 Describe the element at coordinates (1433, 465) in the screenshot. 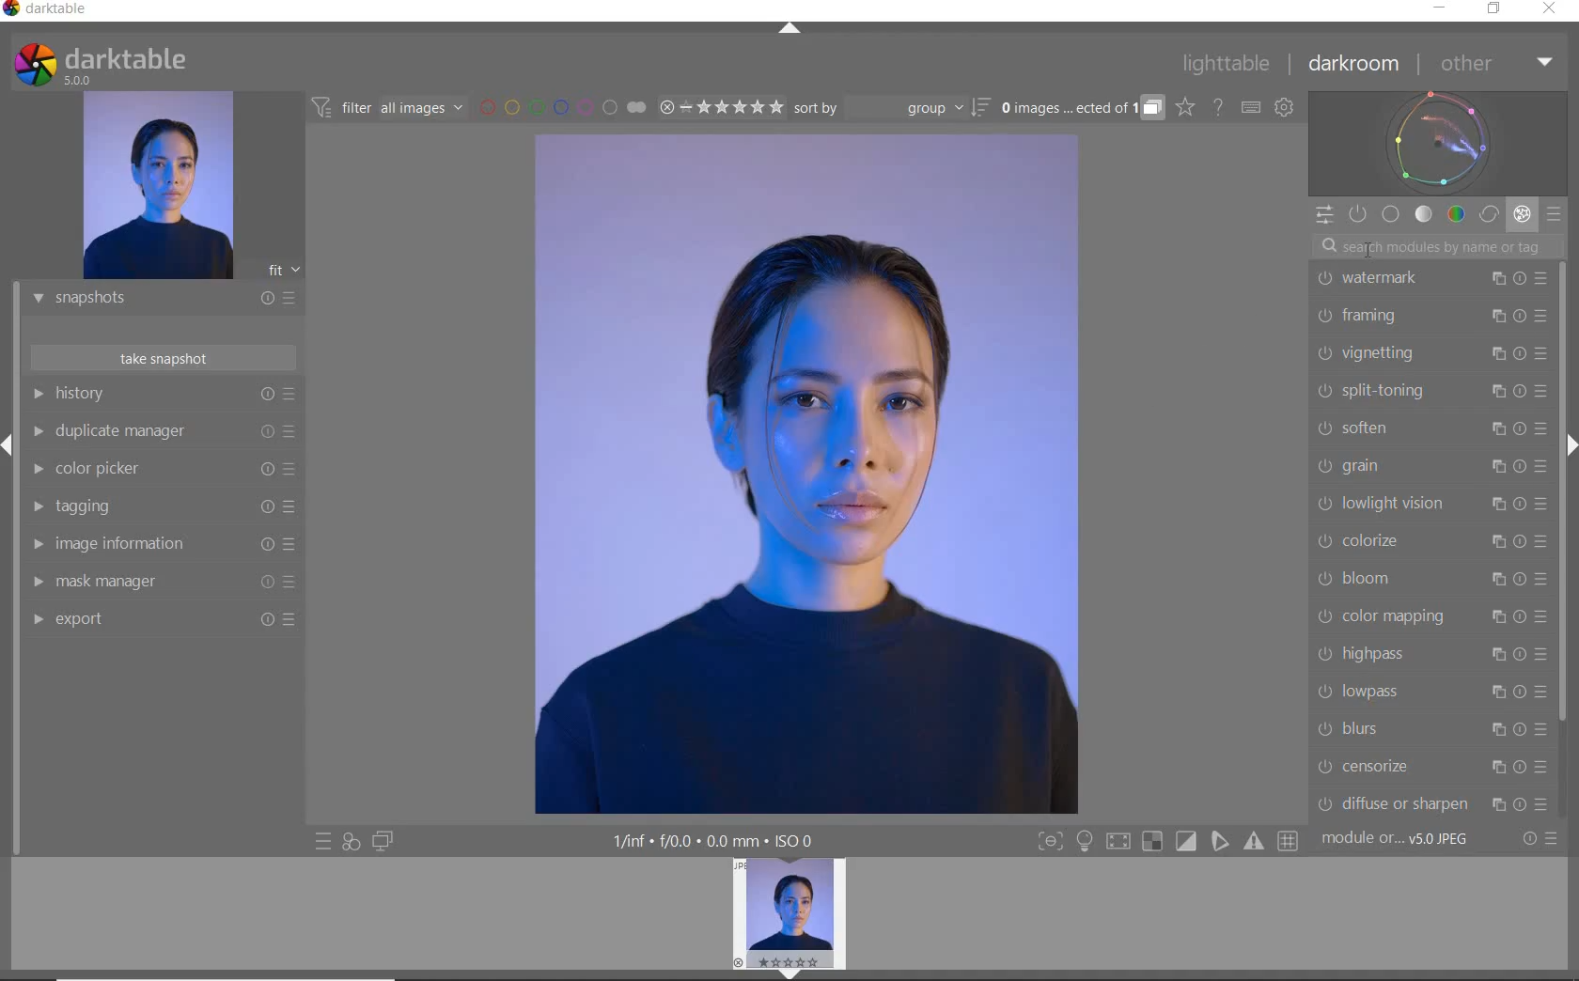

I see `GRAIN` at that location.